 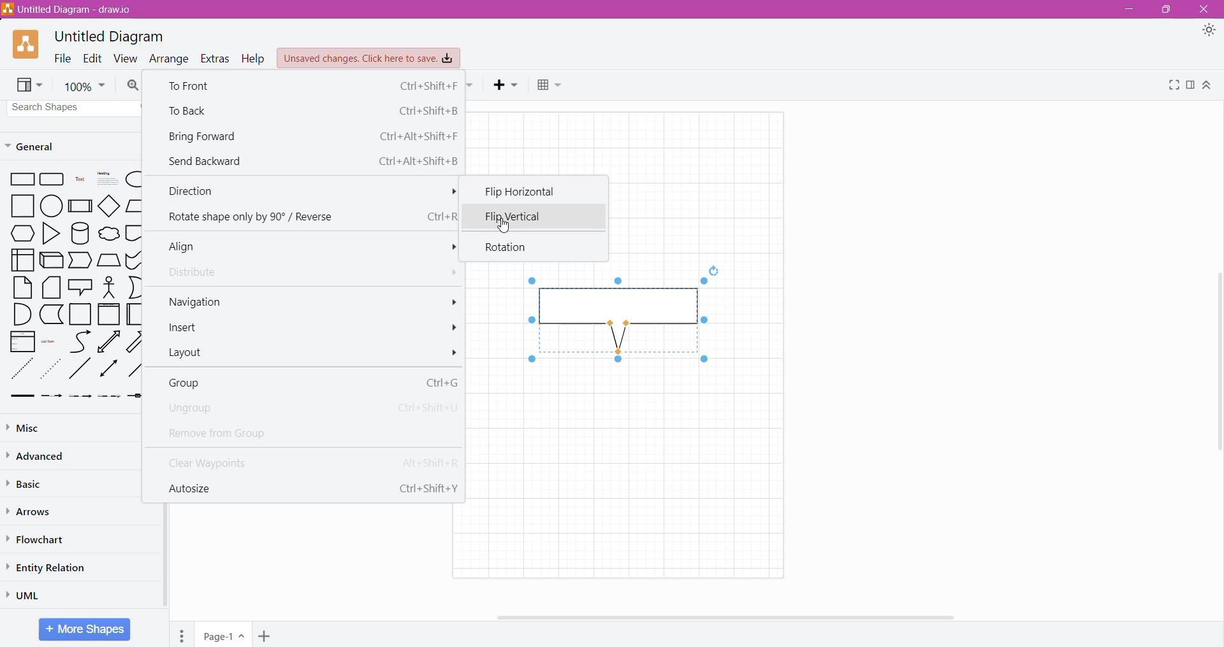 I want to click on Arrows, so click(x=31, y=511).